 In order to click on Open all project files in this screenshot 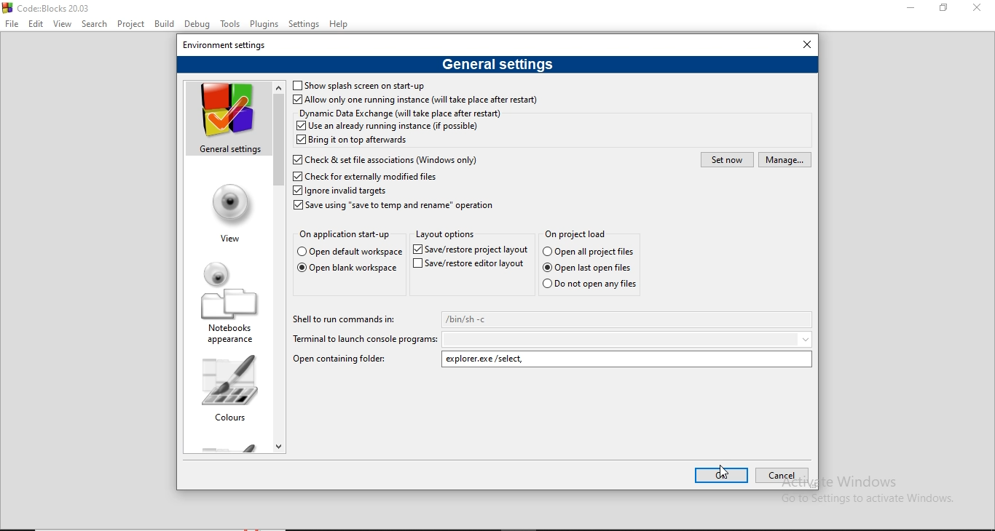, I will do `click(589, 250)`.